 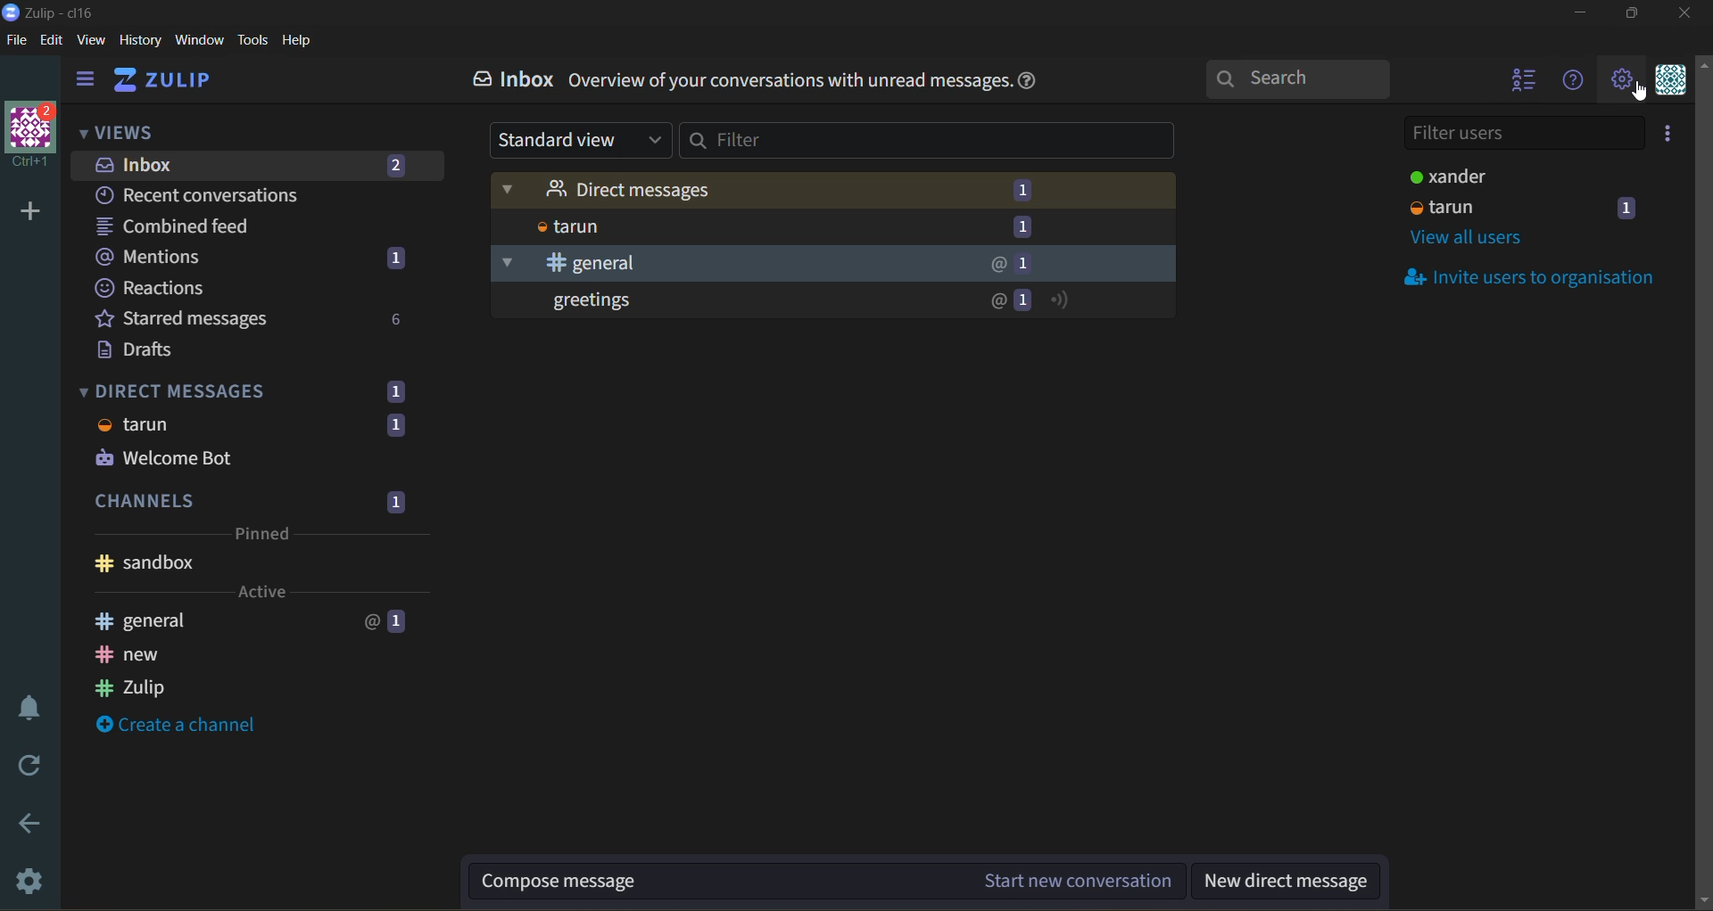 What do you see at coordinates (53, 41) in the screenshot?
I see `edit` at bounding box center [53, 41].